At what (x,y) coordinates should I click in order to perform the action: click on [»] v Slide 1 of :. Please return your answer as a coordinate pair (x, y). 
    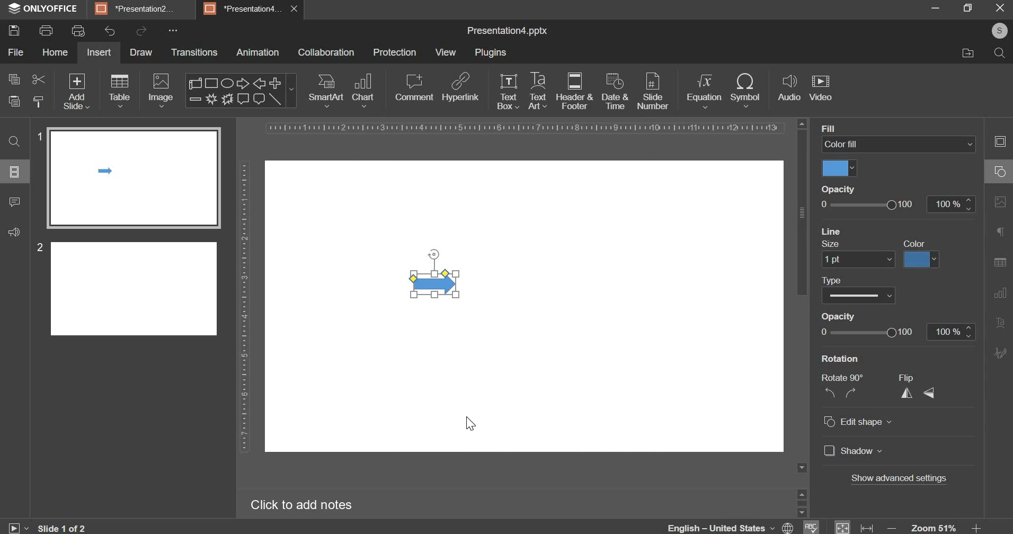
    Looking at the image, I should click on (5, 528).